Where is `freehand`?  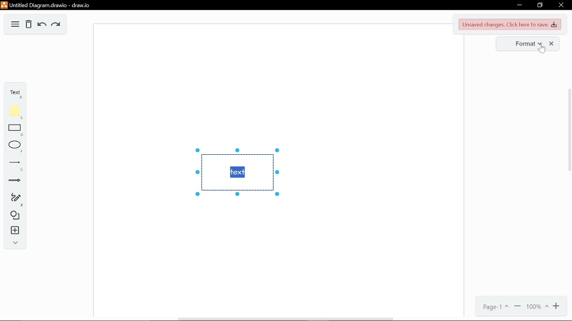 freehand is located at coordinates (13, 200).